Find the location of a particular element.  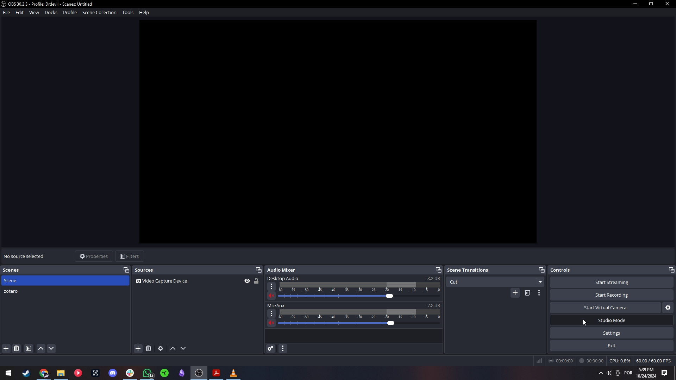

tools is located at coordinates (26, 373).